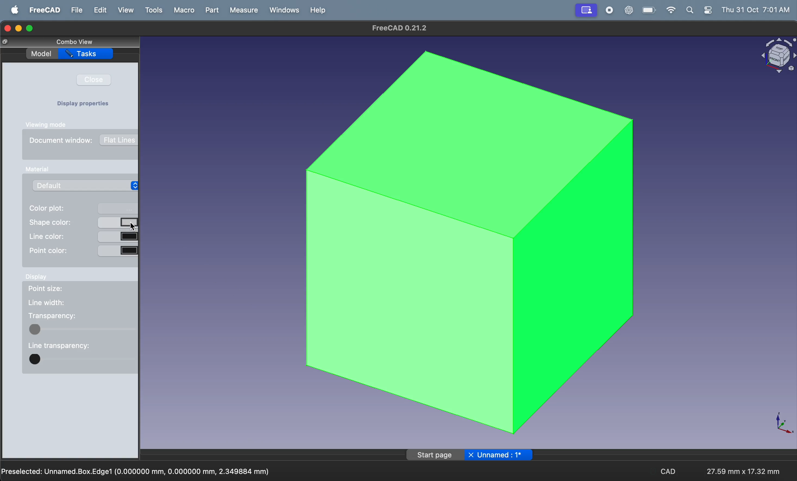  Describe the element at coordinates (52, 316) in the screenshot. I see `transparency` at that location.